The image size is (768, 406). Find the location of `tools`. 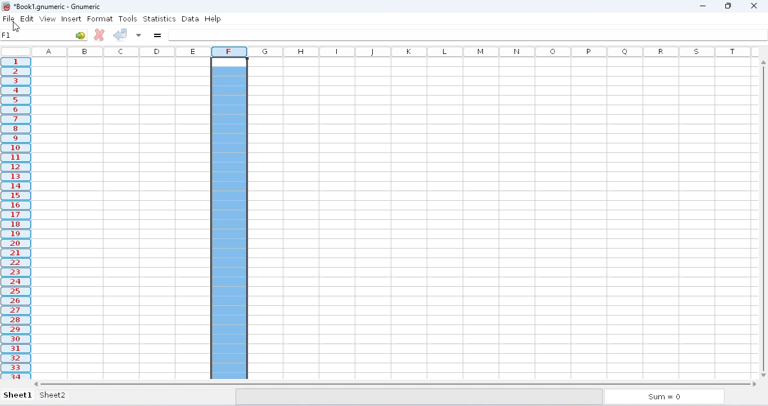

tools is located at coordinates (128, 18).